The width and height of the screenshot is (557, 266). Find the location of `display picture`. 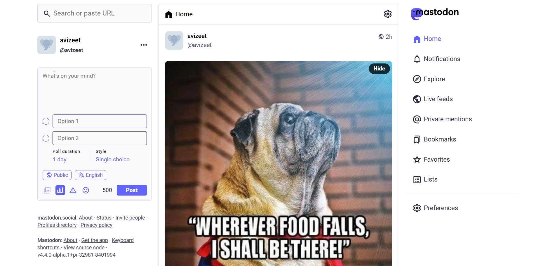

display picture is located at coordinates (171, 41).